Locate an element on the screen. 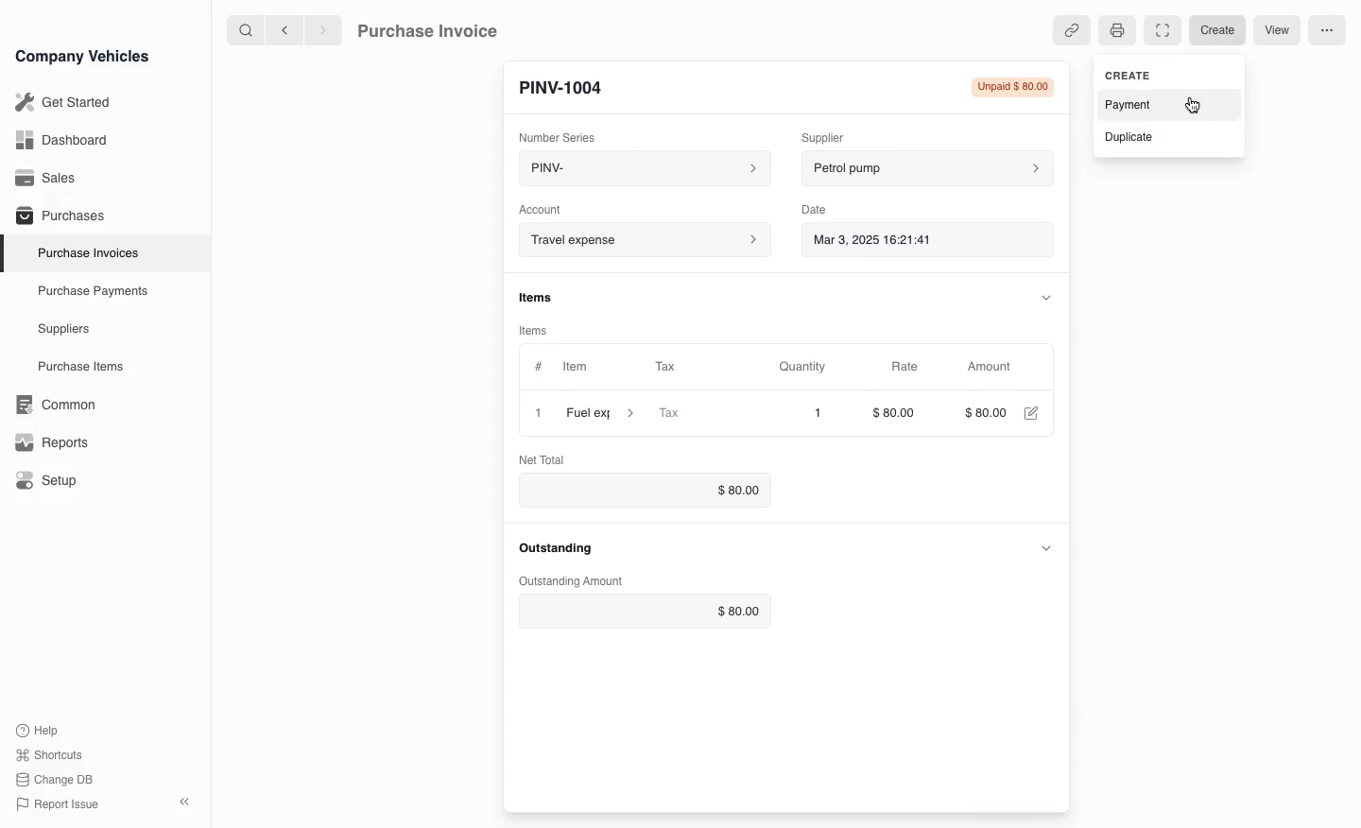 The height and width of the screenshot is (828, 1361). Purchase Payments is located at coordinates (91, 291).